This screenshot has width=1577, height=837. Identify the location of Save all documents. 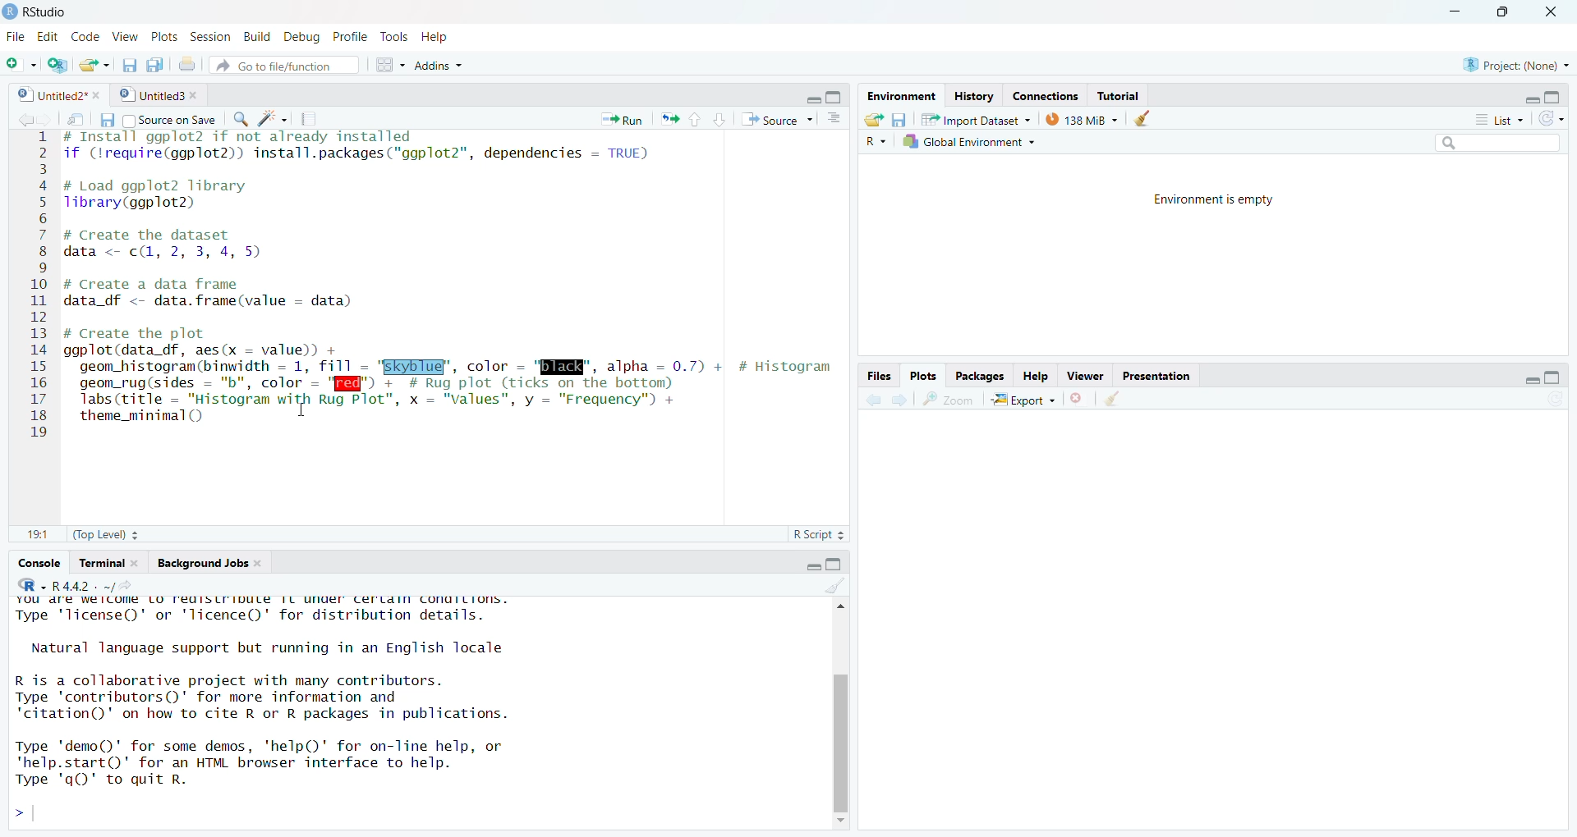
(159, 64).